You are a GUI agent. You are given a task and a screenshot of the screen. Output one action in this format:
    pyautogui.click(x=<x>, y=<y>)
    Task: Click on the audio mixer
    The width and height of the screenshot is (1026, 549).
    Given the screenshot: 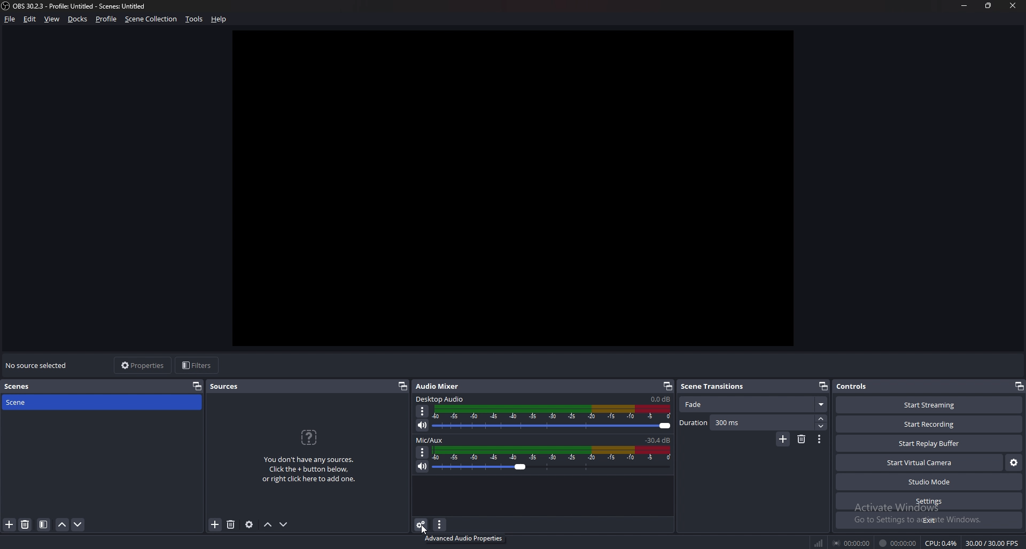 What is the action you would take?
    pyautogui.click(x=438, y=386)
    